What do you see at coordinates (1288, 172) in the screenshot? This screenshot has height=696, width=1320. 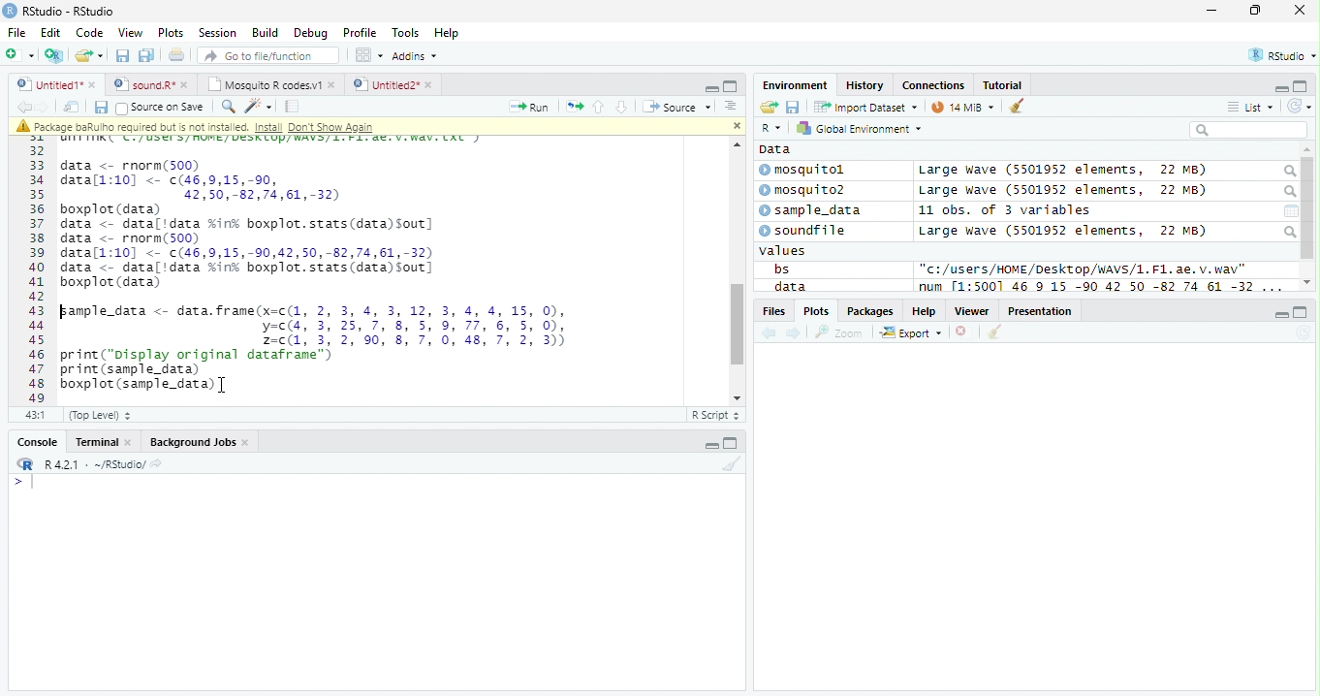 I see `search` at bounding box center [1288, 172].